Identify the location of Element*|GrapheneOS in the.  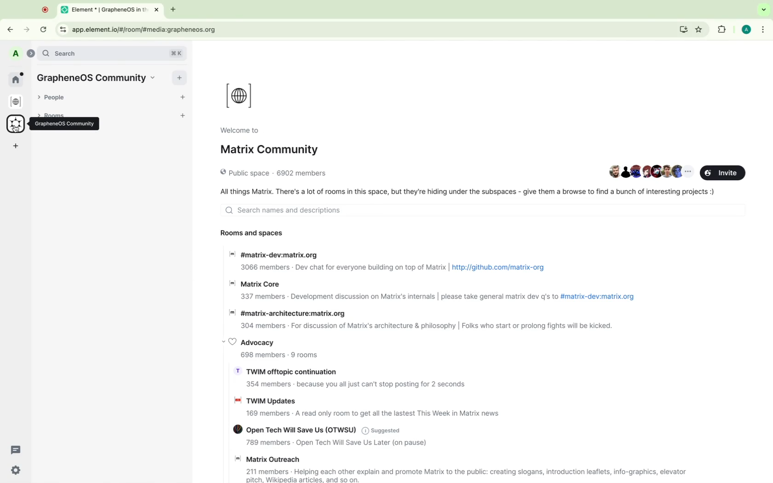
(103, 10).